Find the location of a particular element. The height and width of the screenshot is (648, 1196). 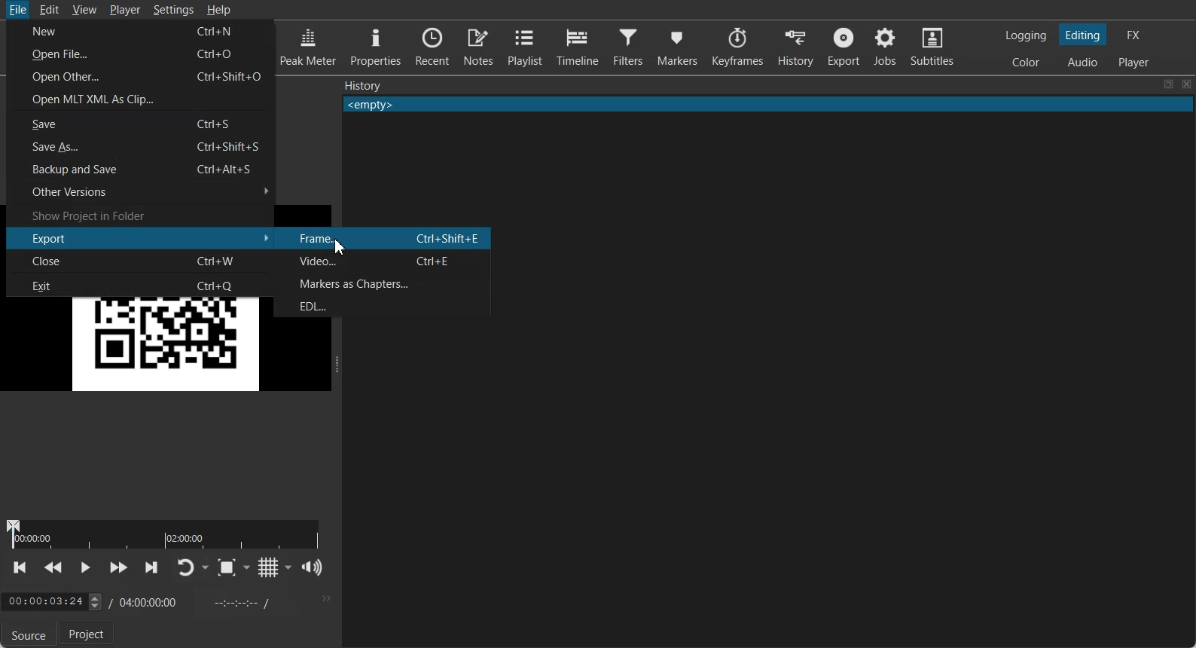

Filters is located at coordinates (627, 45).